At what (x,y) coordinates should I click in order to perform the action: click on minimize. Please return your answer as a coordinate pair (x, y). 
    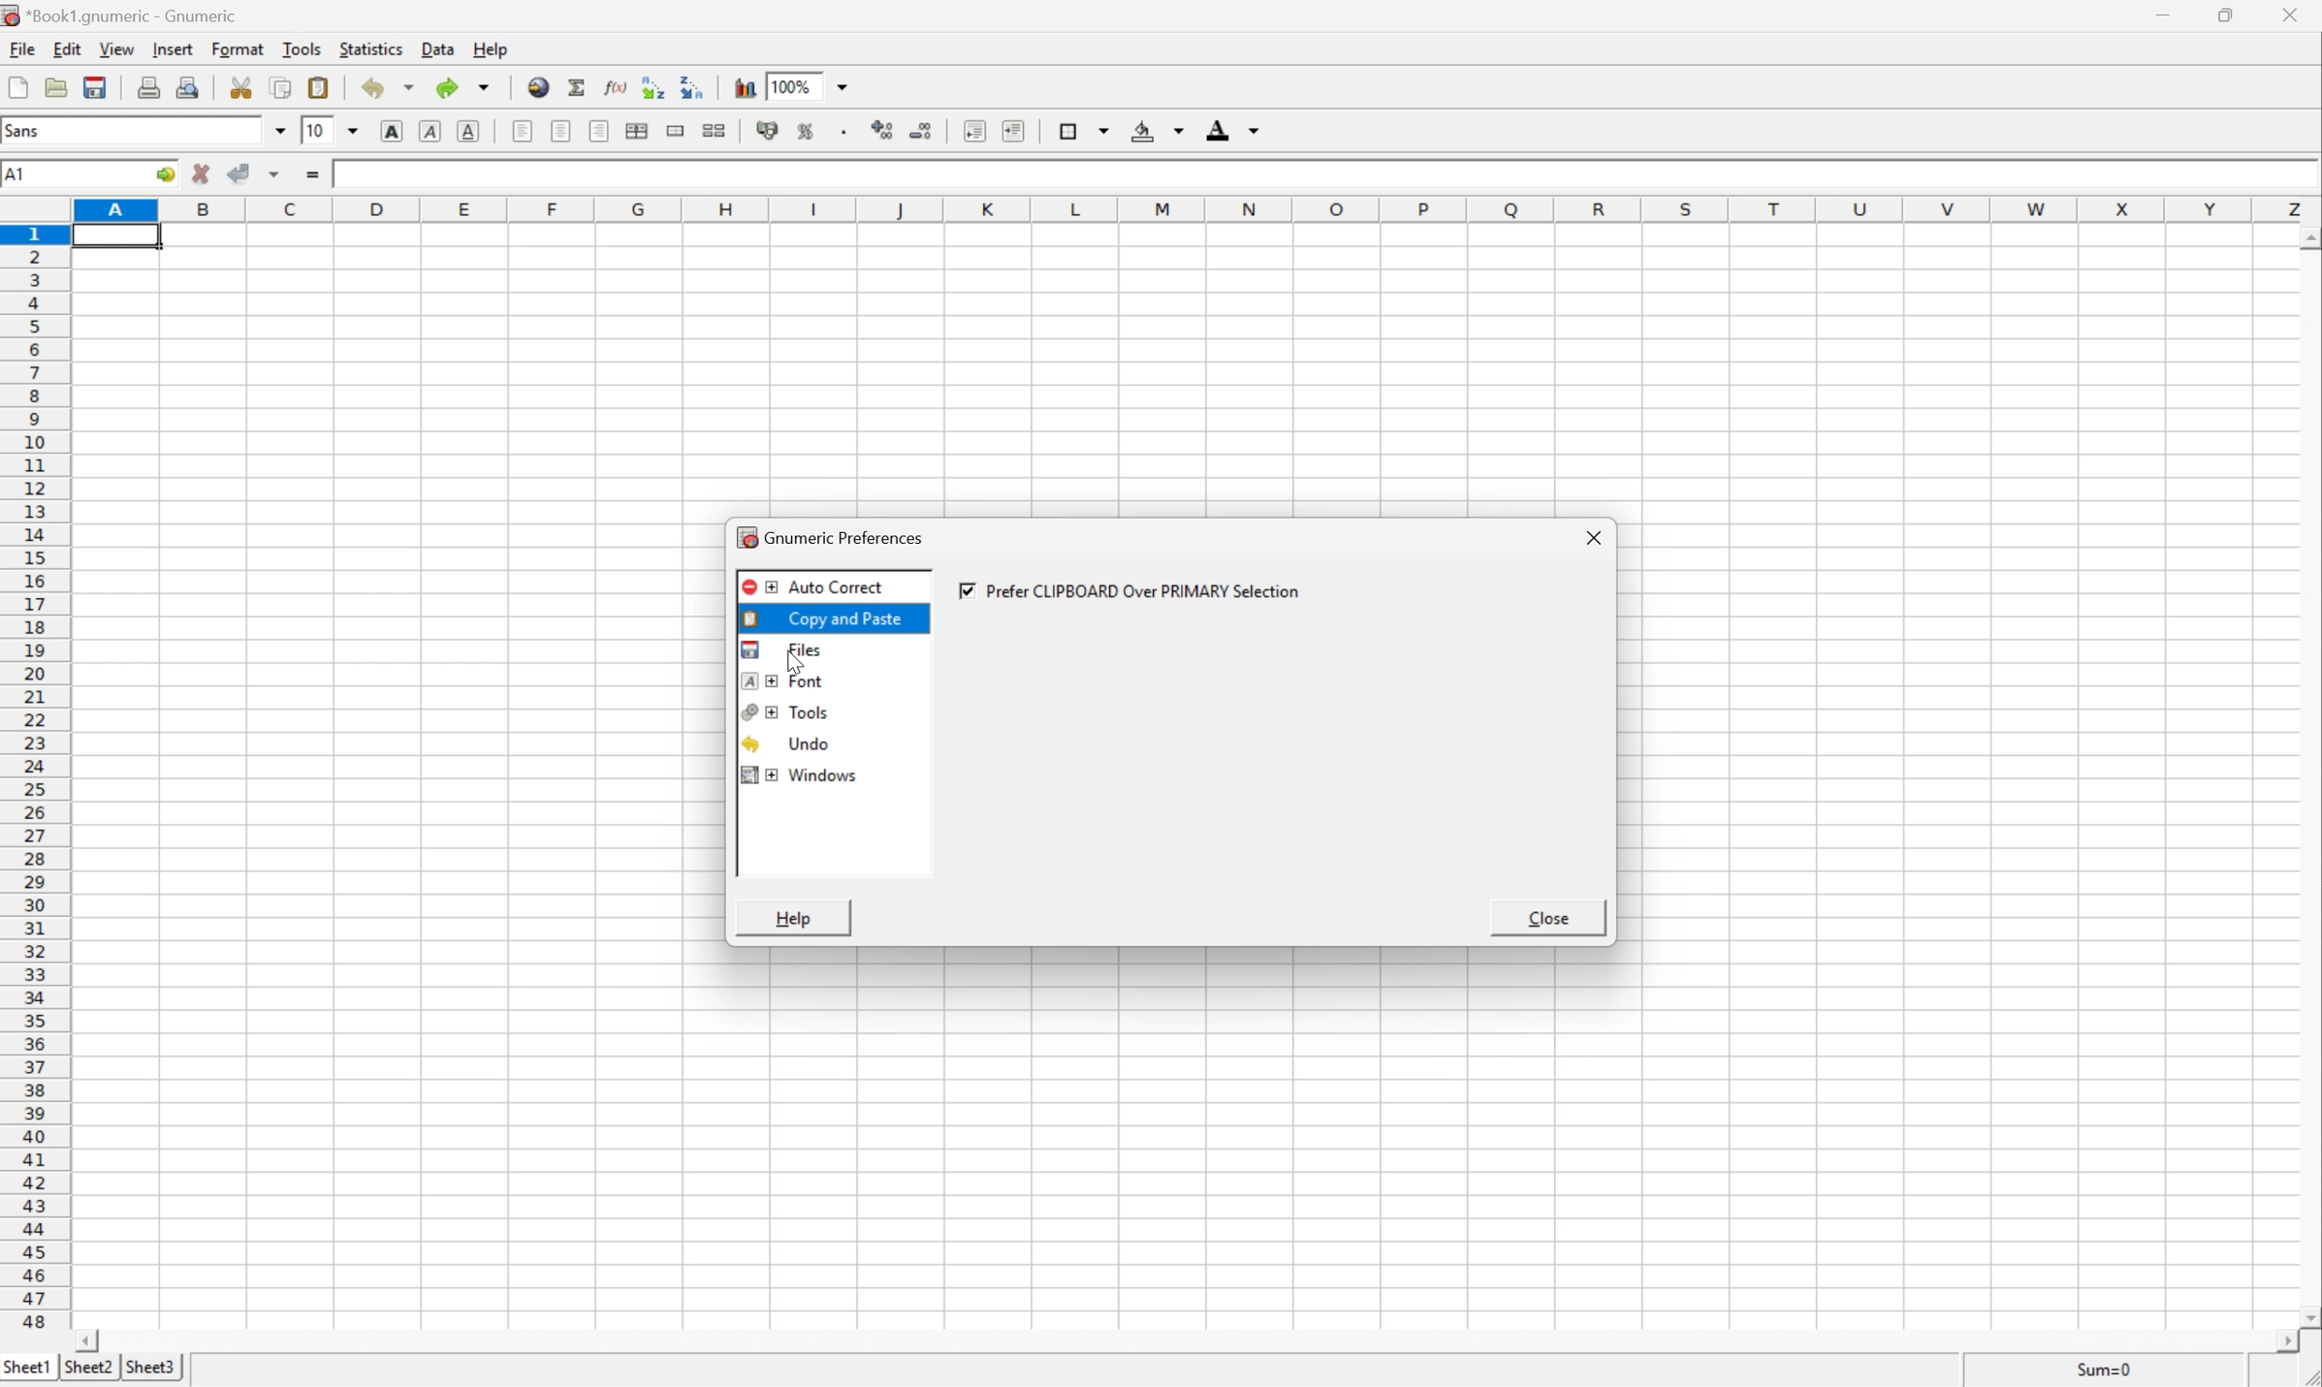
    Looking at the image, I should click on (2166, 16).